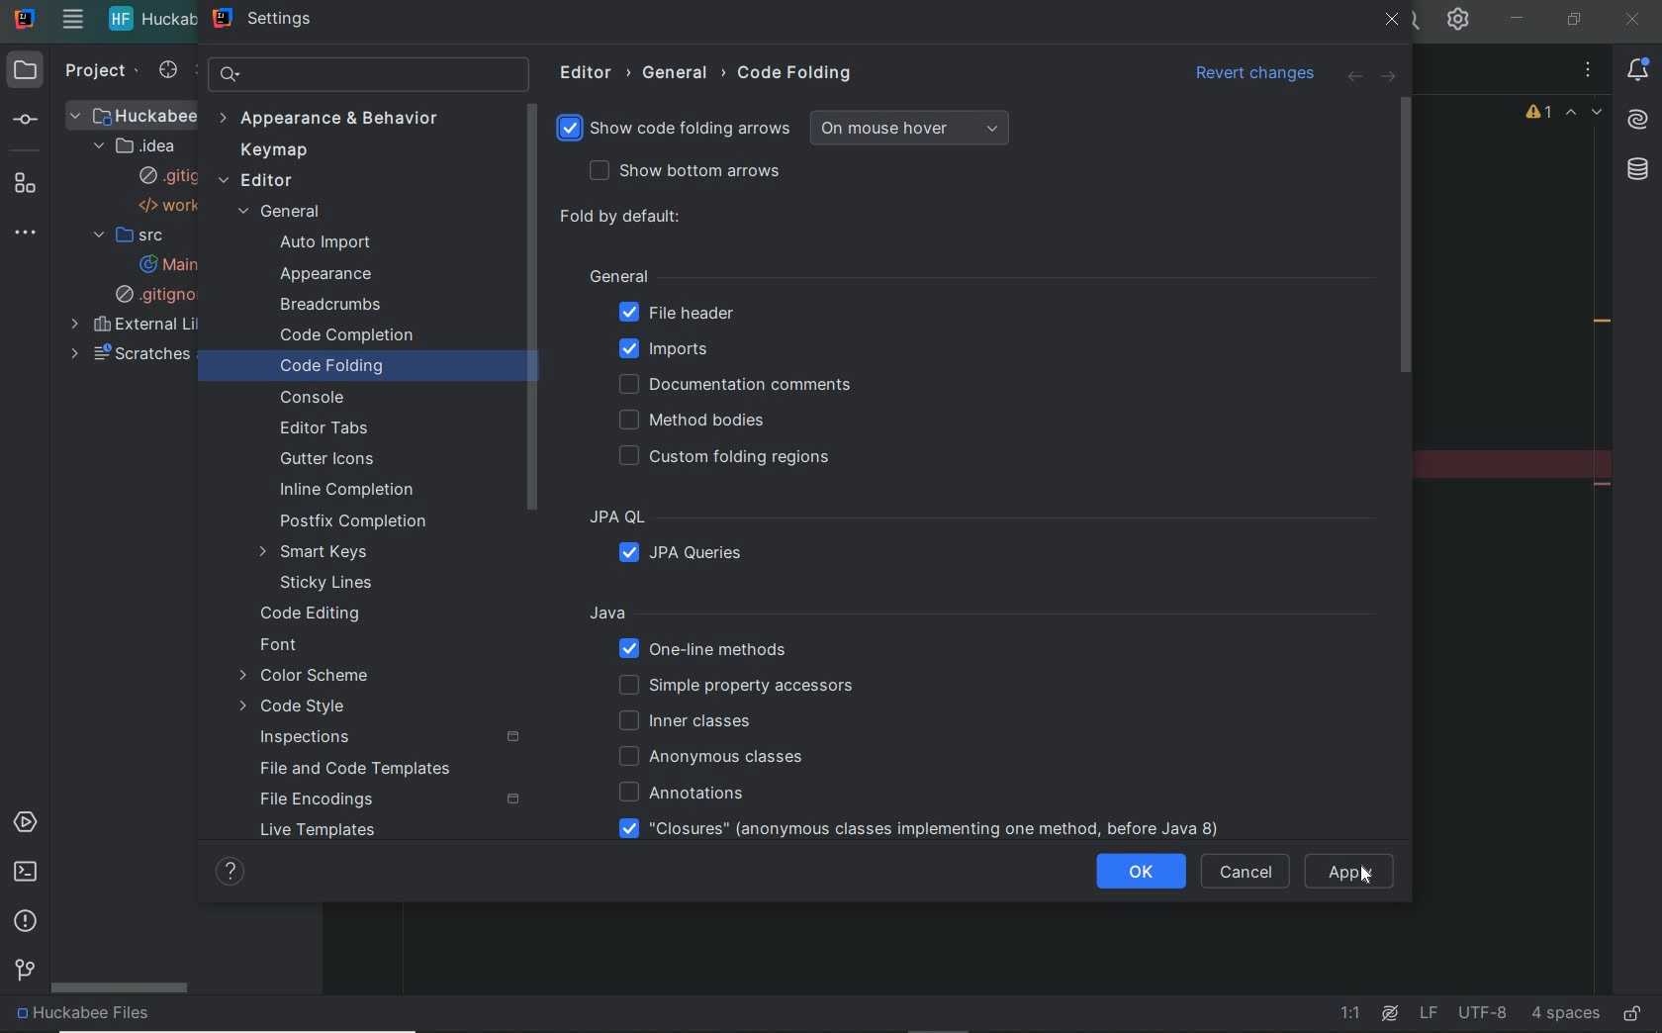  I want to click on .idea, so click(140, 145).